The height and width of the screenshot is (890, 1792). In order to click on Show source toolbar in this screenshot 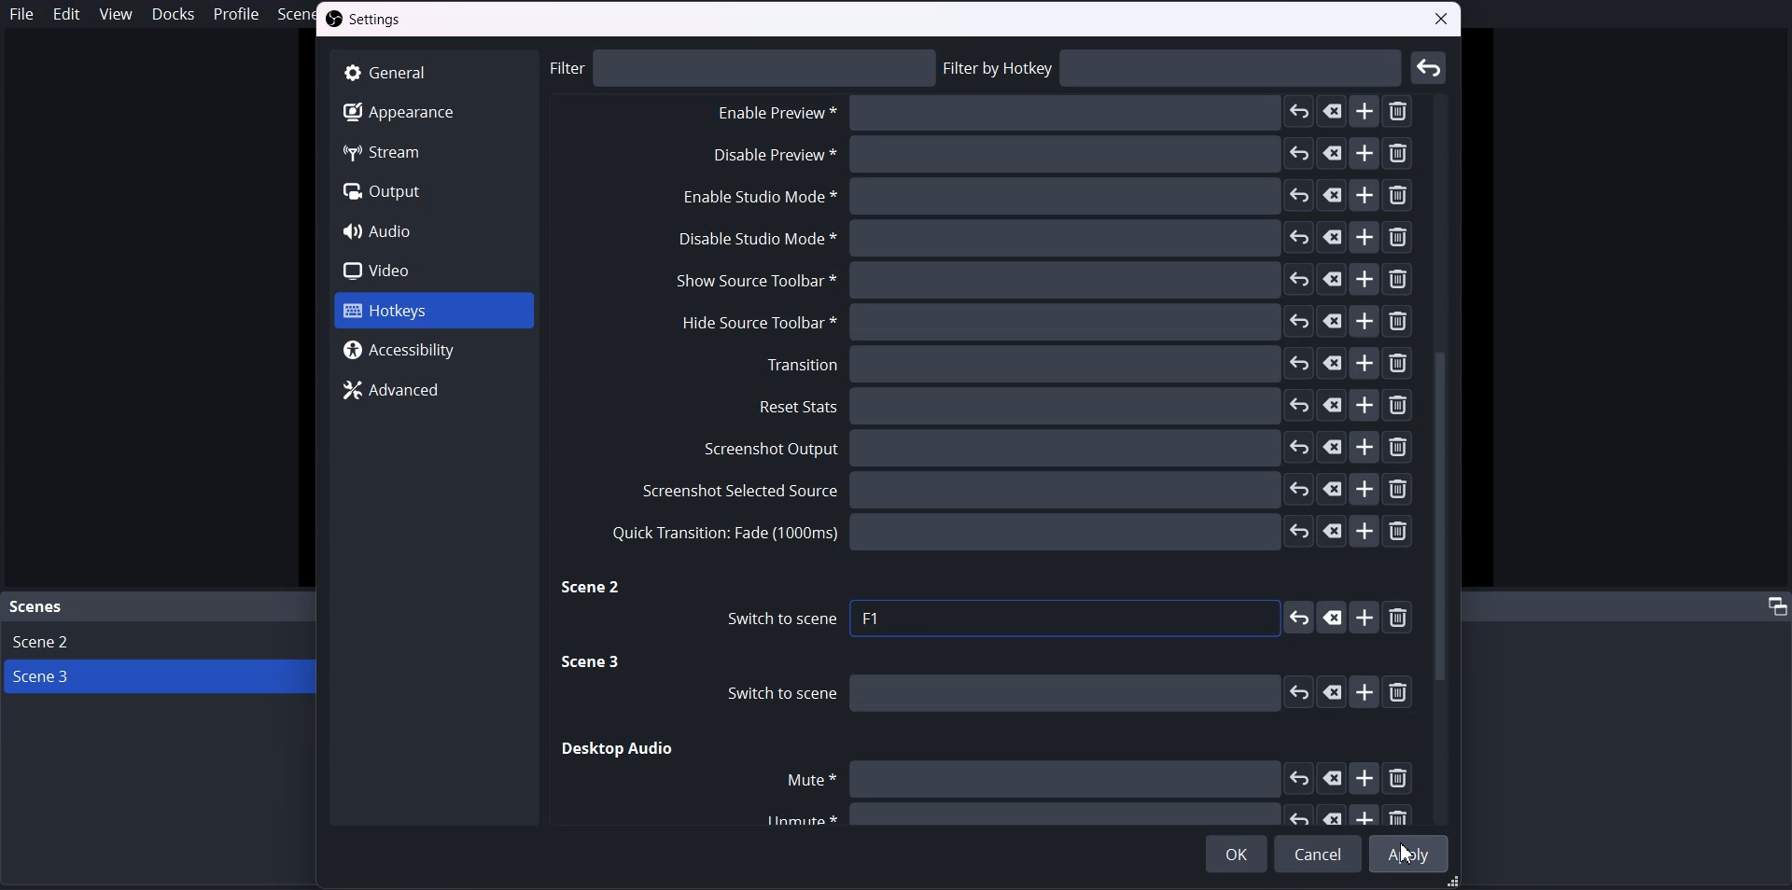, I will do `click(1041, 281)`.